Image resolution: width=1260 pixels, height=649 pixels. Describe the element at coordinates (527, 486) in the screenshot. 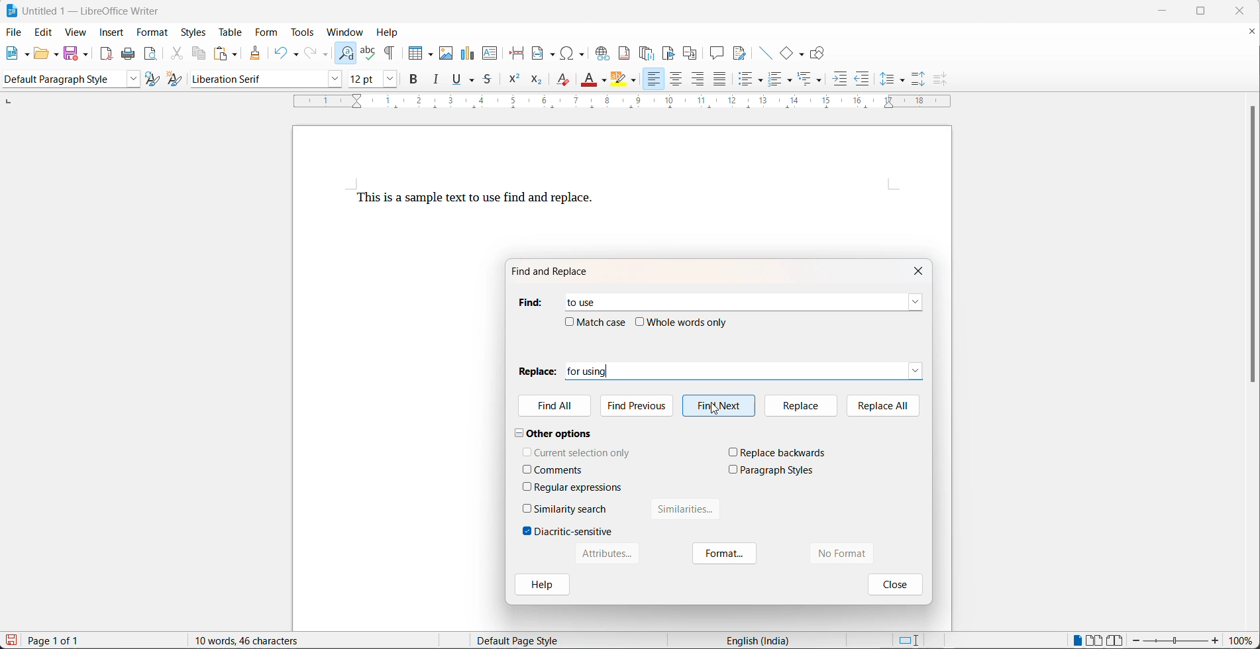

I see `checkbox` at that location.